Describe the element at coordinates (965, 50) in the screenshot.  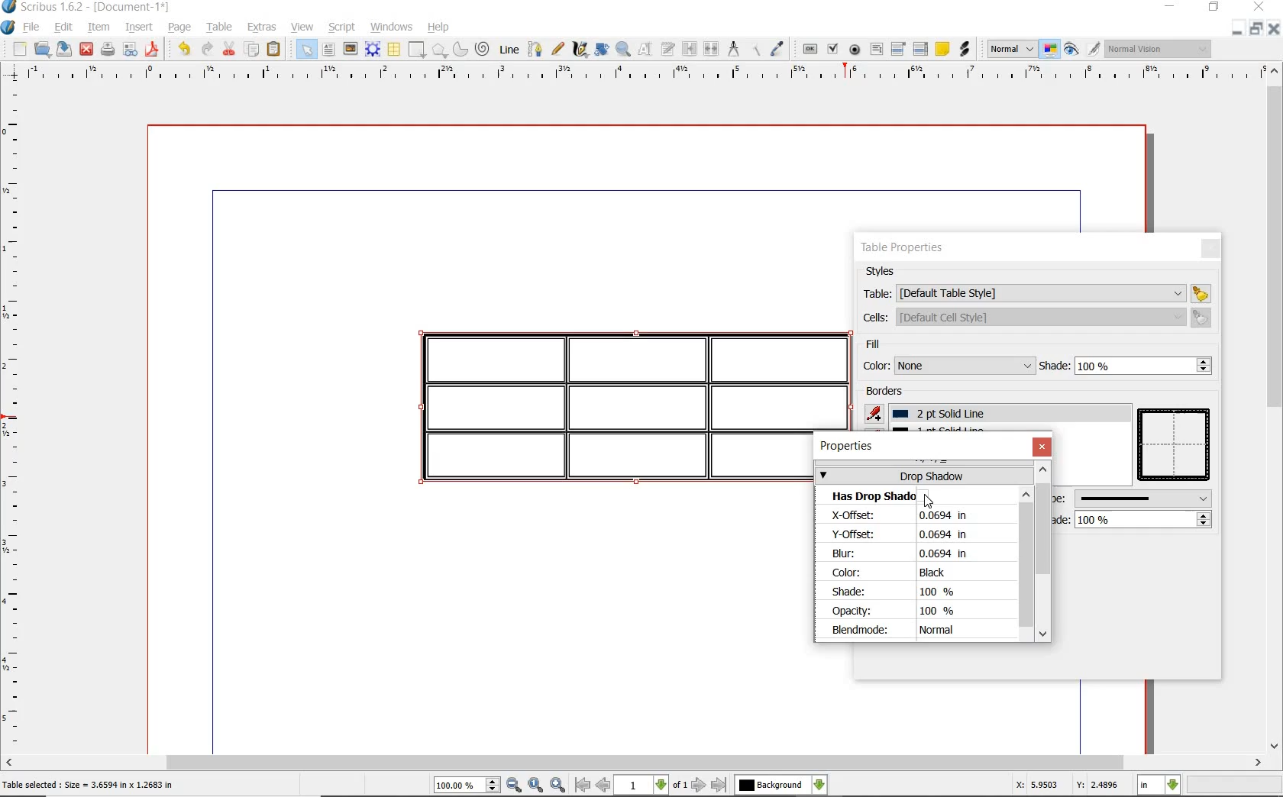
I see `link annotation` at that location.